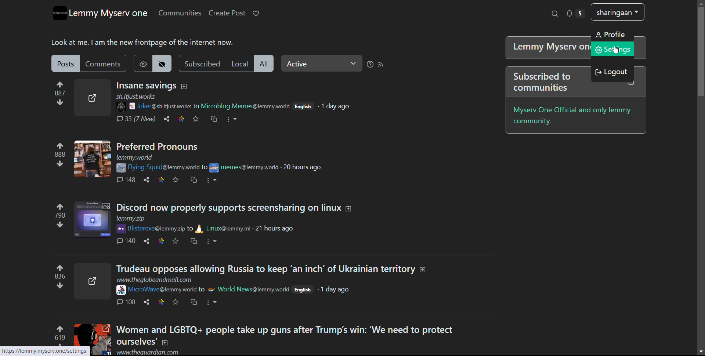  I want to click on log out, so click(613, 73).